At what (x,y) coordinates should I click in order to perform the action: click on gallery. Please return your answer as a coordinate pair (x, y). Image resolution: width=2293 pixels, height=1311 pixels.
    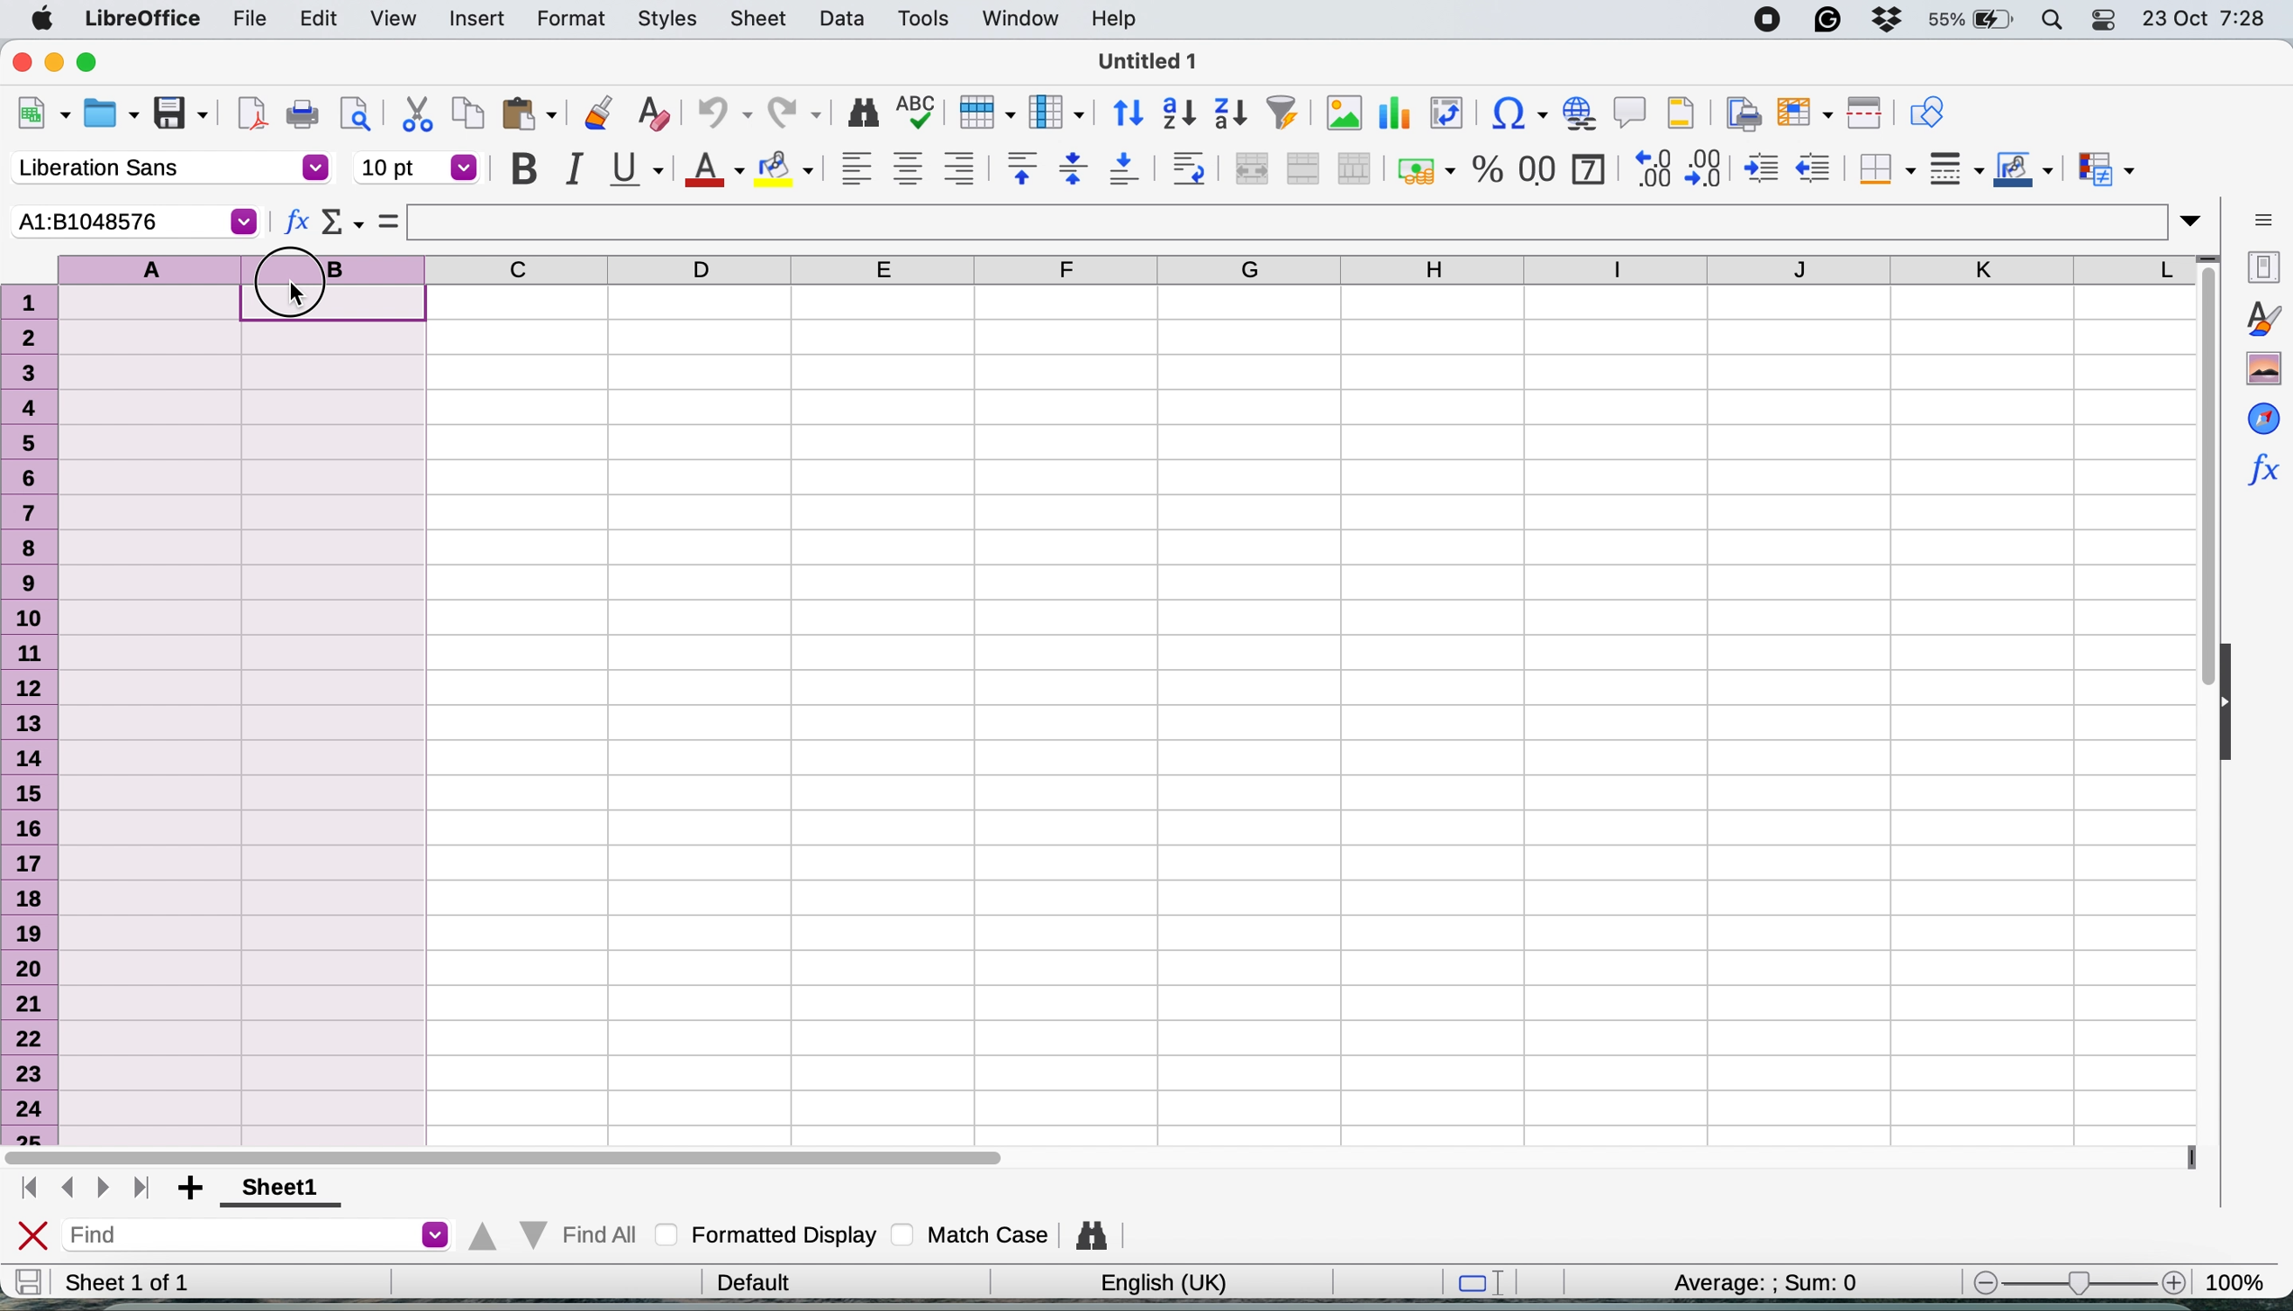
    Looking at the image, I should click on (2260, 366).